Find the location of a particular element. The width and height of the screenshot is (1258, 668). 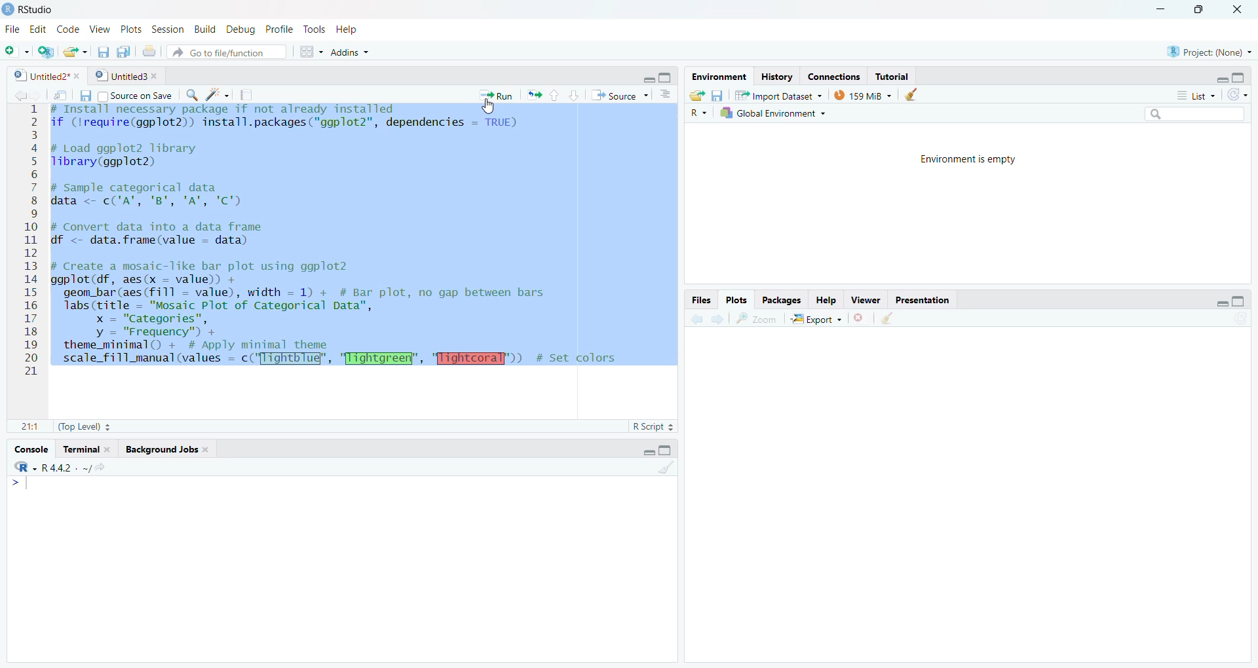

RStudio is located at coordinates (31, 10).